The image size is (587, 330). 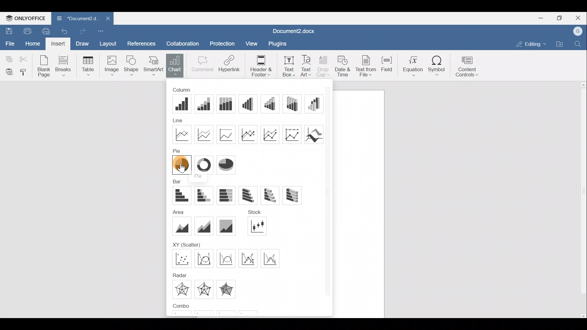 I want to click on Pie, so click(x=178, y=151).